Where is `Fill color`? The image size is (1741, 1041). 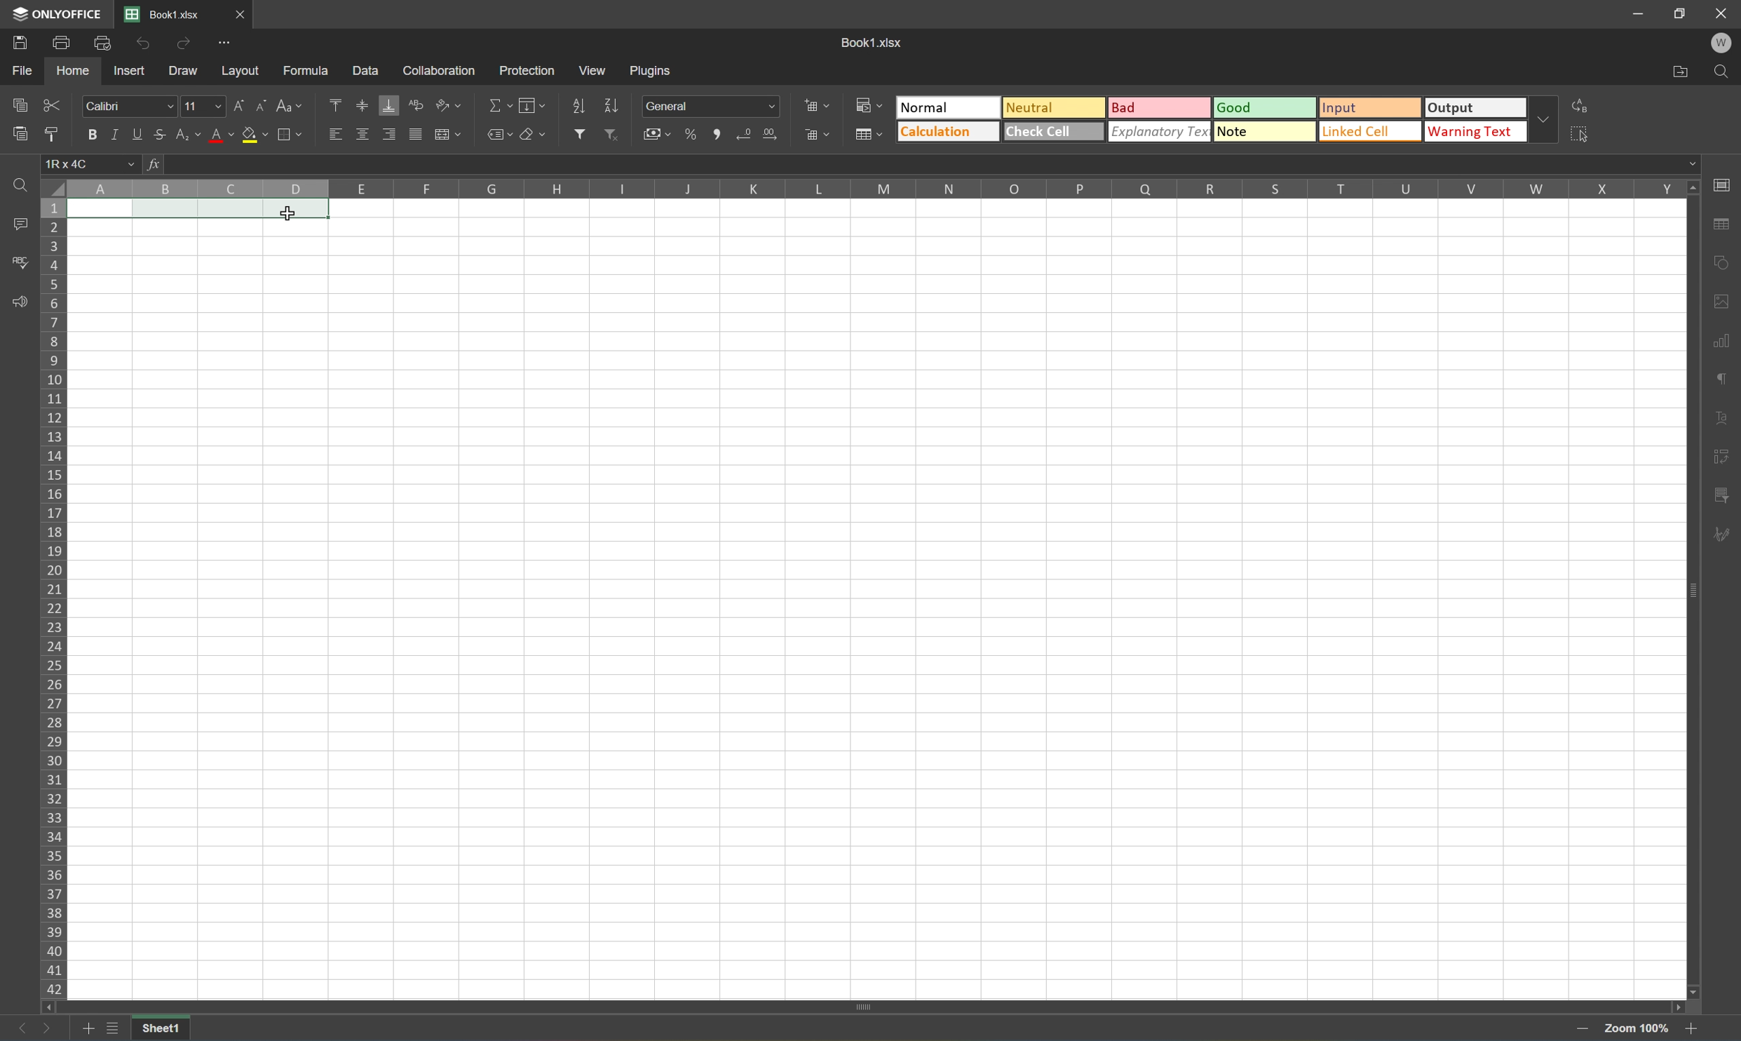 Fill color is located at coordinates (255, 135).